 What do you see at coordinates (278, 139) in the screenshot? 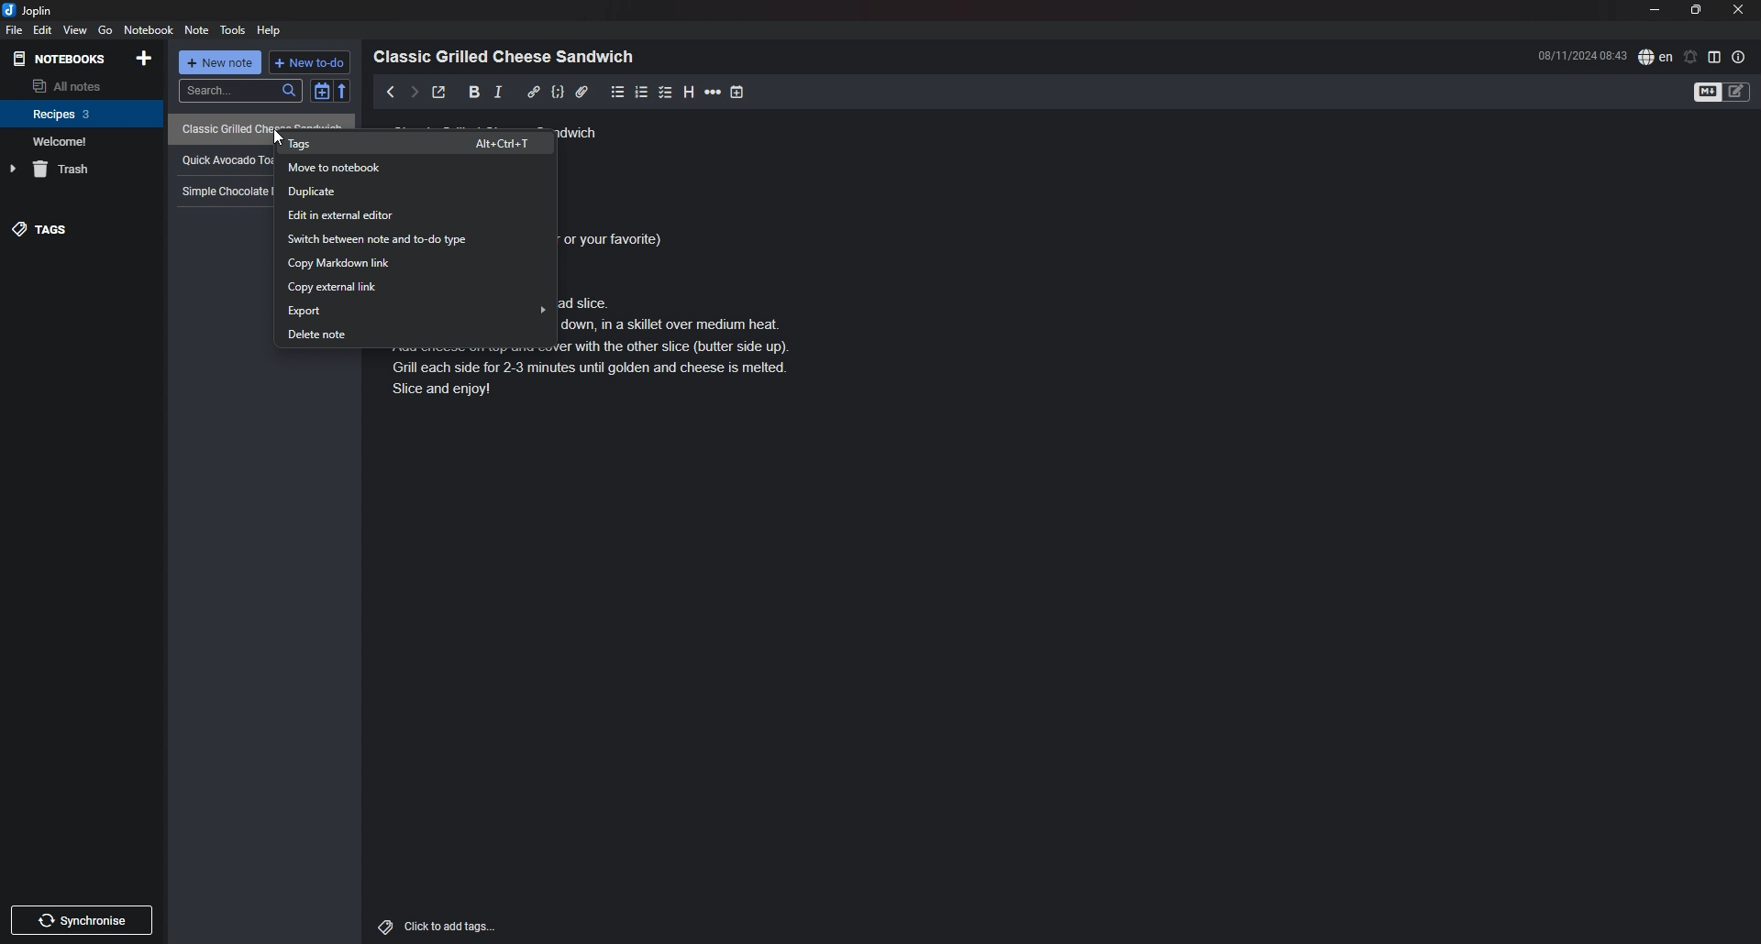
I see `cursor` at bounding box center [278, 139].